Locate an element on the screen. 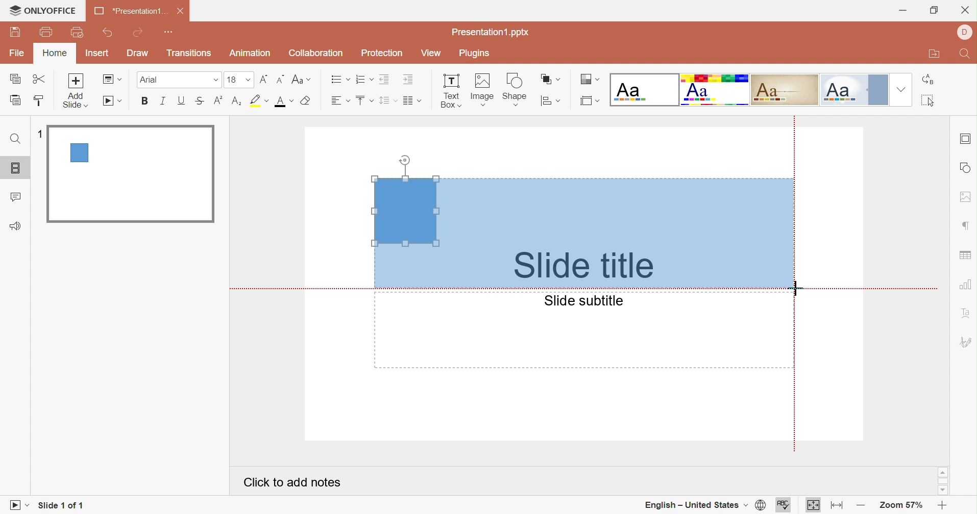 The height and width of the screenshot is (514, 977). Zoom 57% is located at coordinates (902, 506).